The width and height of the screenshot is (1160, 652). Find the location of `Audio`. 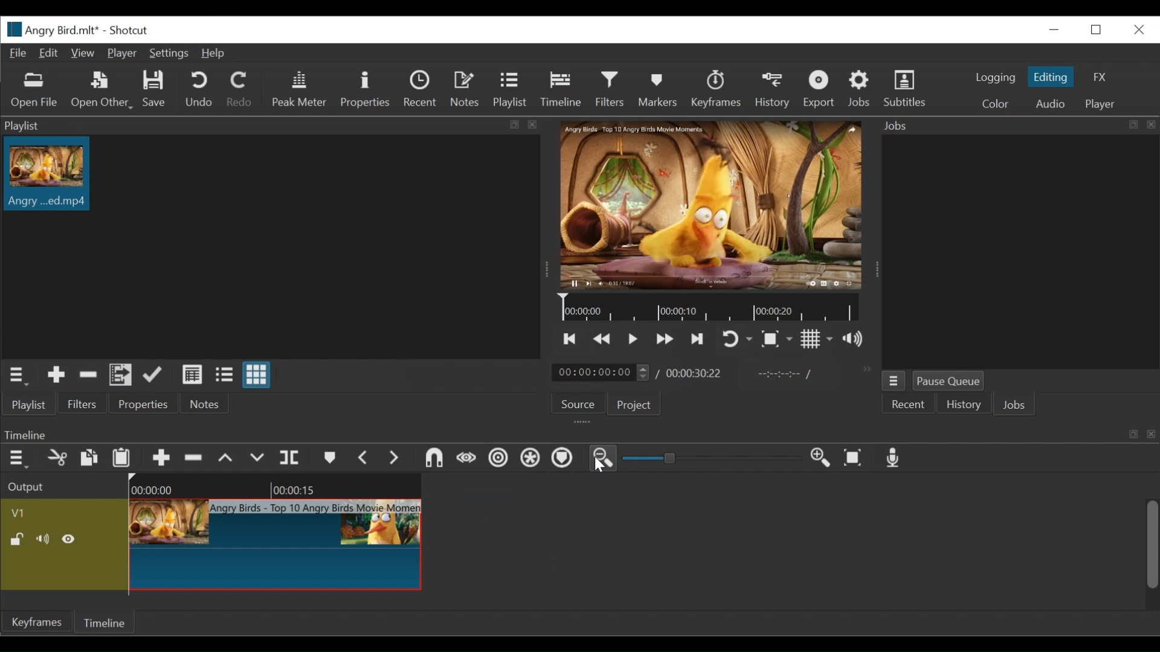

Audio is located at coordinates (1054, 103).